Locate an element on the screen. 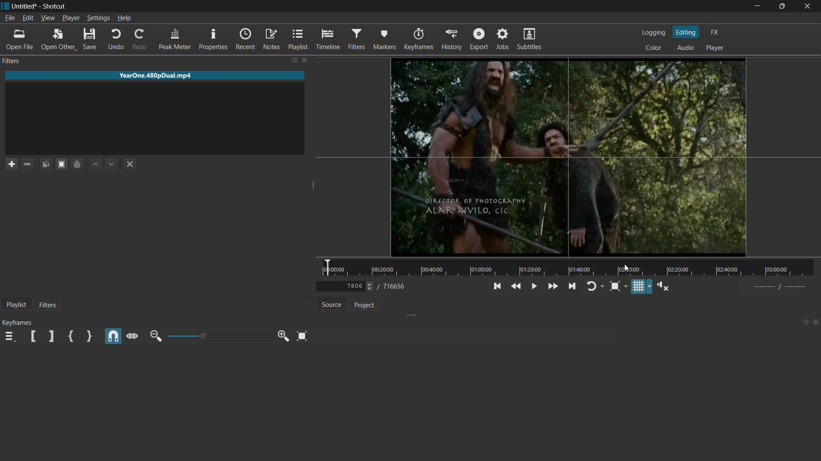 This screenshot has height=461, width=821. scrub while dragging is located at coordinates (133, 336).